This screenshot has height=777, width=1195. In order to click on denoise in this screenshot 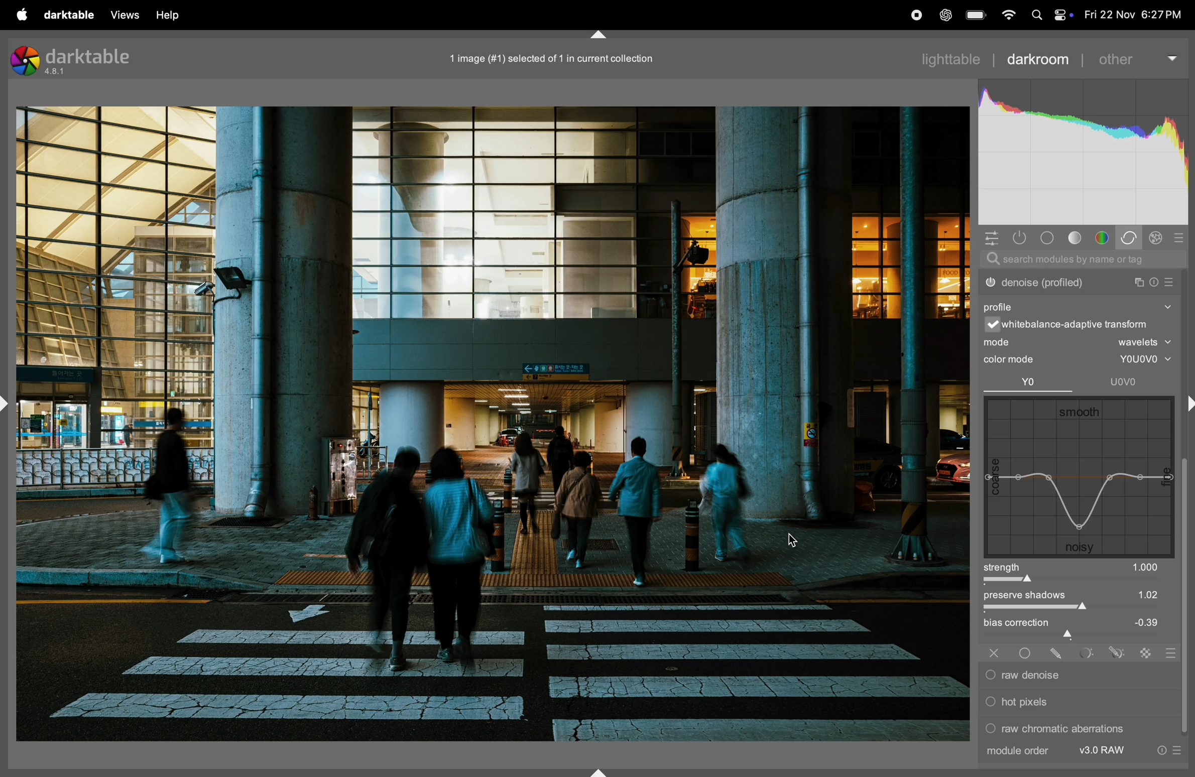, I will do `click(1063, 283)`.